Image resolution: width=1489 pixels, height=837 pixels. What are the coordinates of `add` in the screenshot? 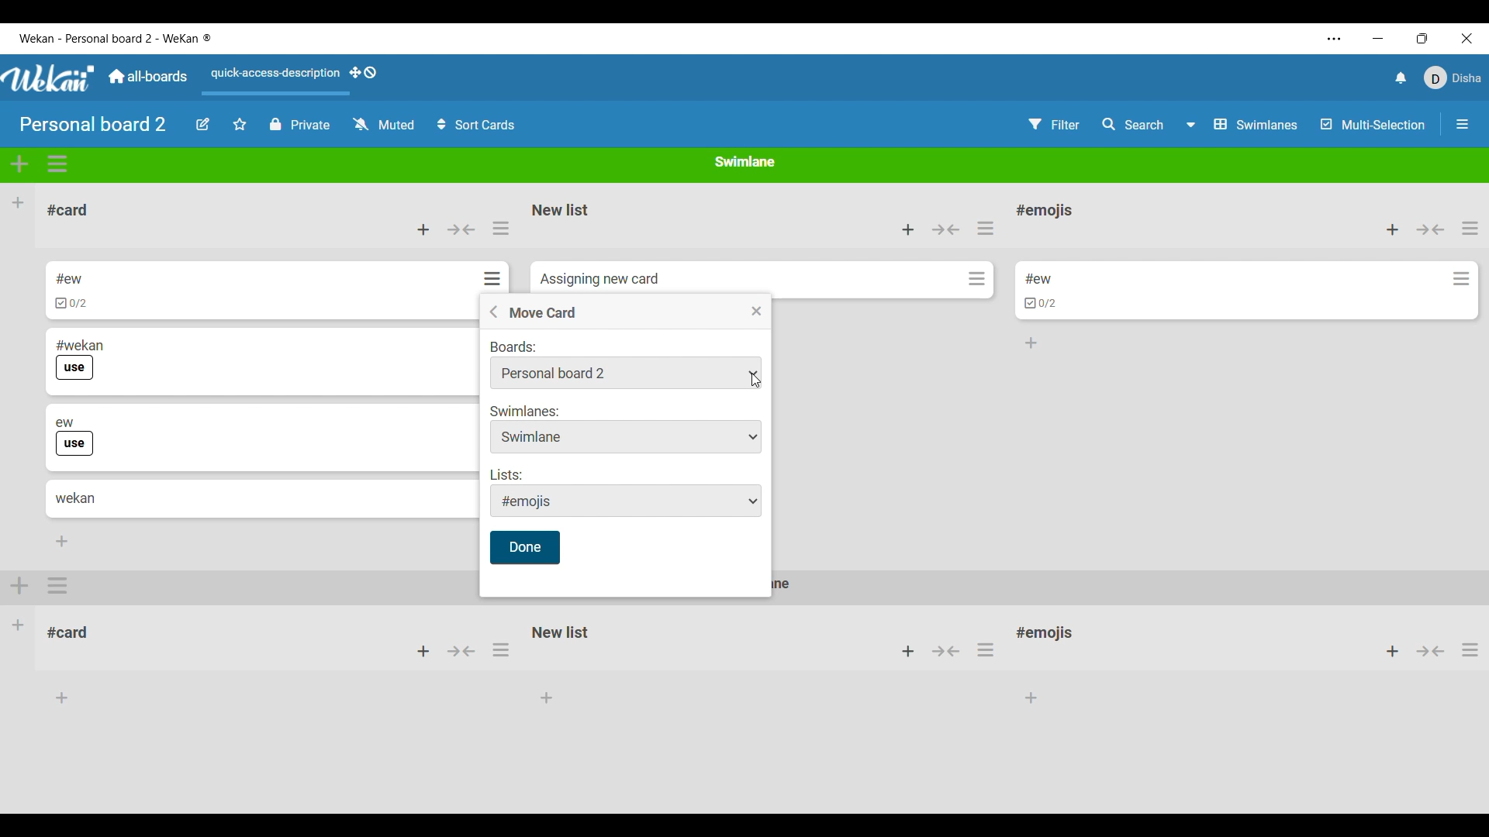 It's located at (20, 584).